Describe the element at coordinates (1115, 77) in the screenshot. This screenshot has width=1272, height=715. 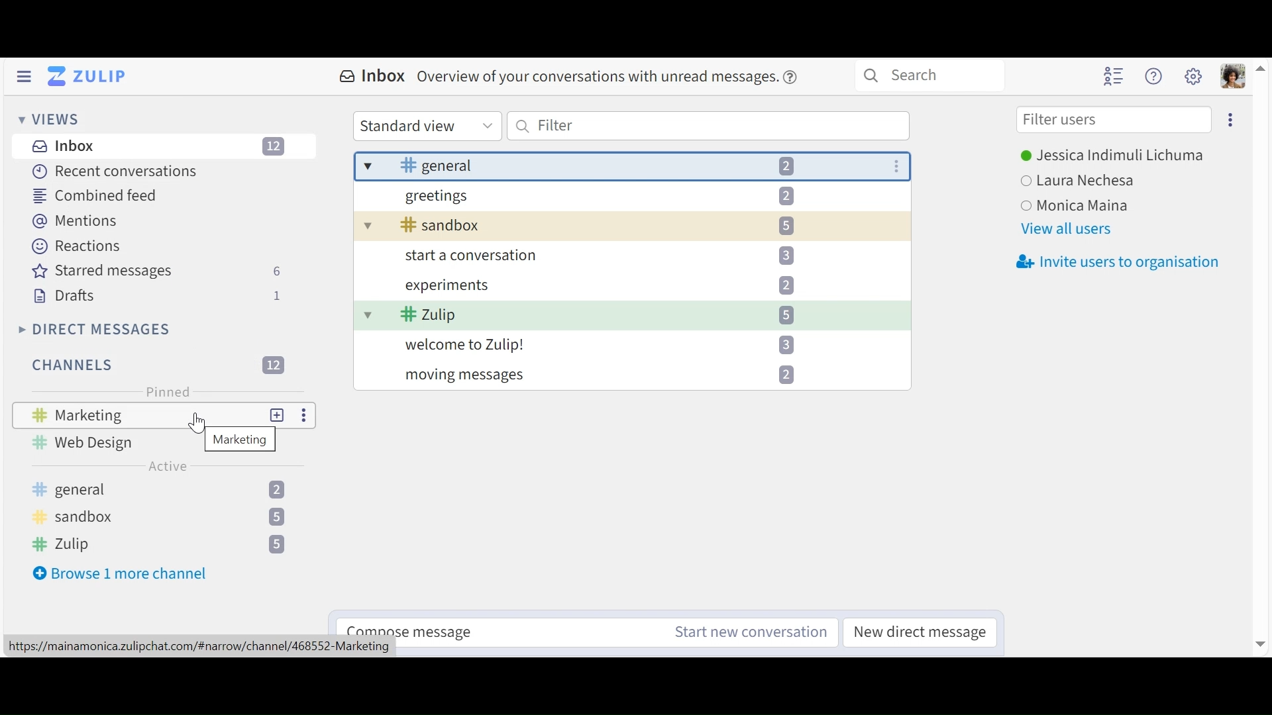
I see `Hide user list` at that location.